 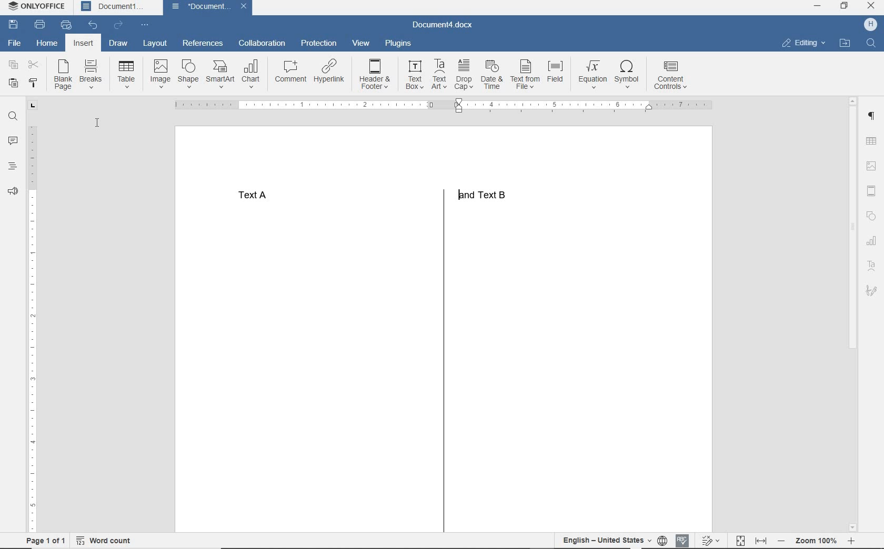 What do you see at coordinates (440, 370) in the screenshot?
I see `COLUMN ADDED BETWEEN TEXT` at bounding box center [440, 370].